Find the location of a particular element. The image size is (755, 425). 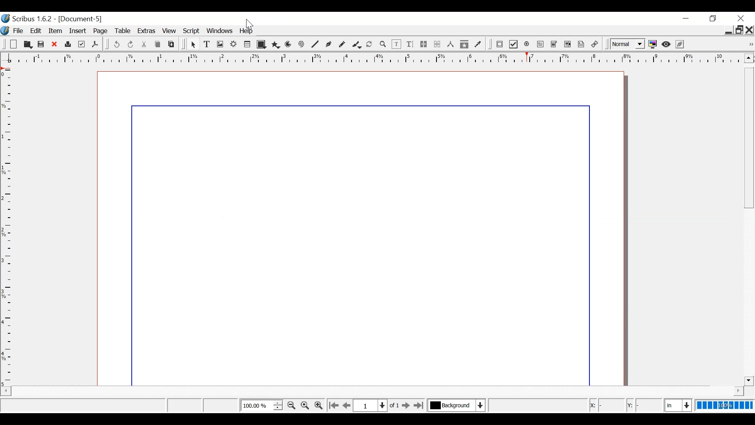

Restore is located at coordinates (739, 30).